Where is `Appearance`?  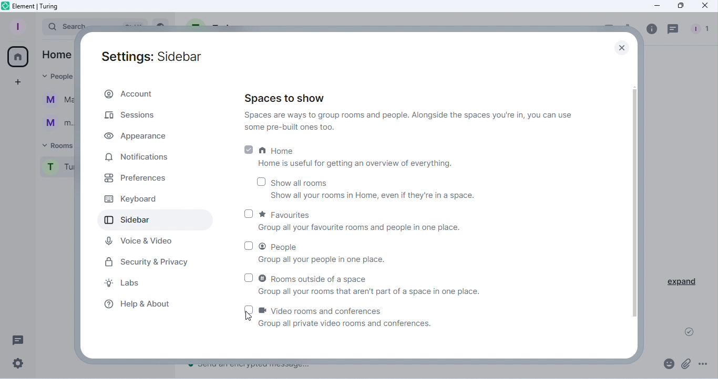
Appearance is located at coordinates (134, 136).